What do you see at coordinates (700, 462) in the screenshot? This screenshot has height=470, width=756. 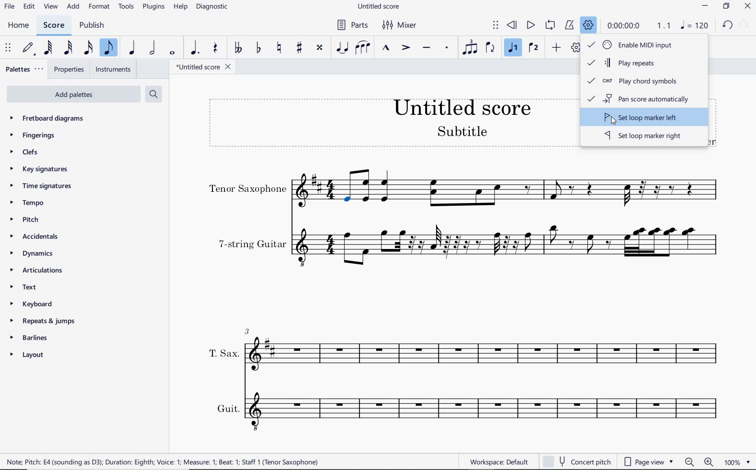 I see `ZOOM OUT OR ZOOM IN` at bounding box center [700, 462].